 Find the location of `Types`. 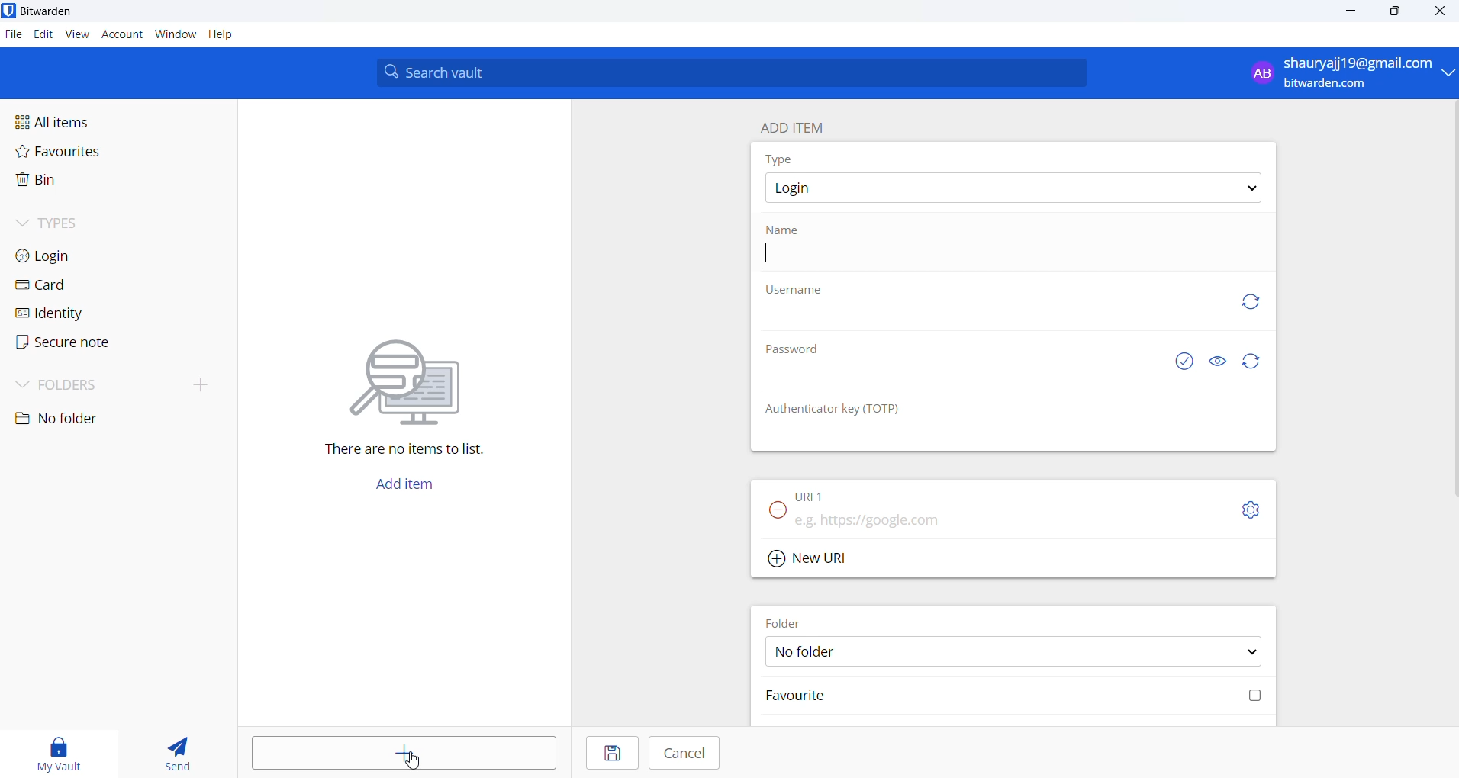

Types is located at coordinates (73, 221).